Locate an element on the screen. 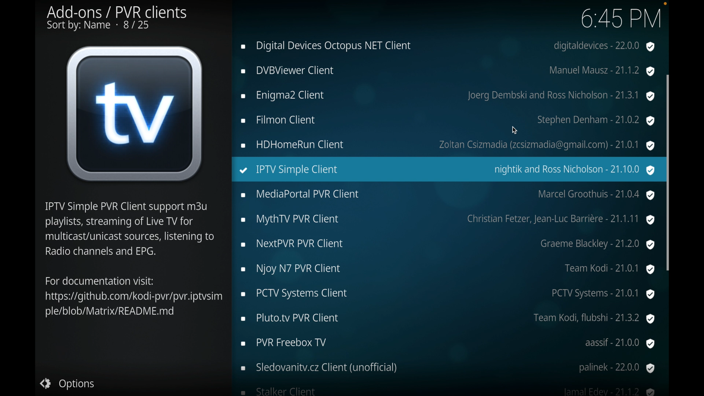 The image size is (704, 396). iptvnextpvr pvr client is located at coordinates (448, 243).